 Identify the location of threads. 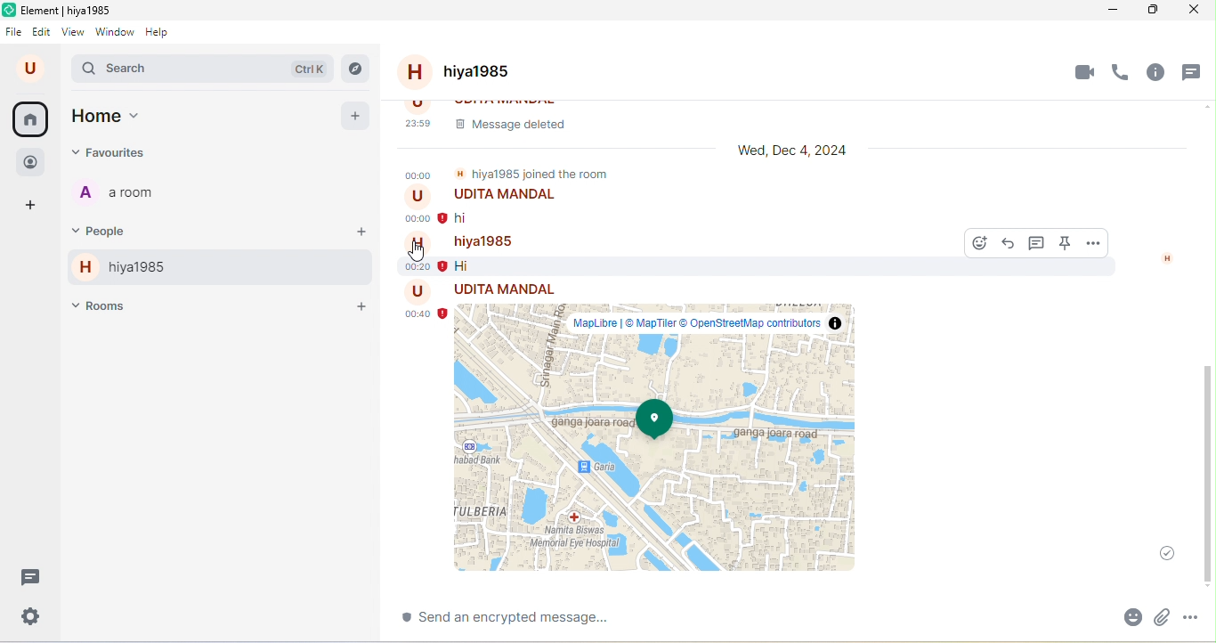
(1196, 69).